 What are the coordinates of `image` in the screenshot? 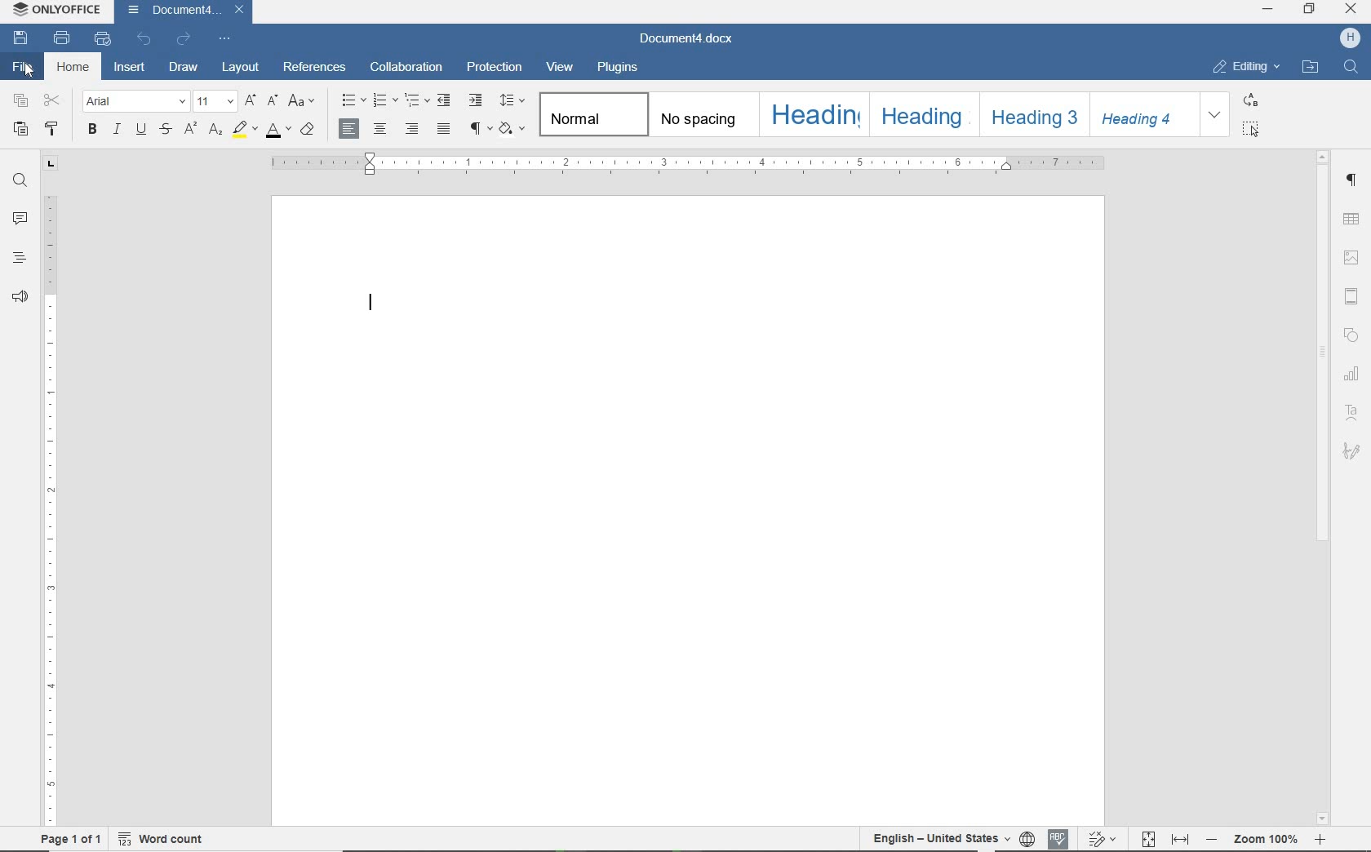 It's located at (1351, 258).